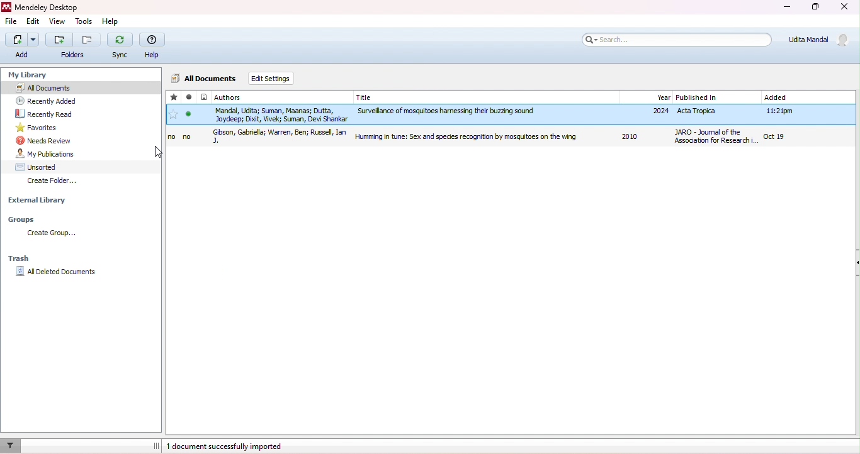  I want to click on help, so click(153, 46).